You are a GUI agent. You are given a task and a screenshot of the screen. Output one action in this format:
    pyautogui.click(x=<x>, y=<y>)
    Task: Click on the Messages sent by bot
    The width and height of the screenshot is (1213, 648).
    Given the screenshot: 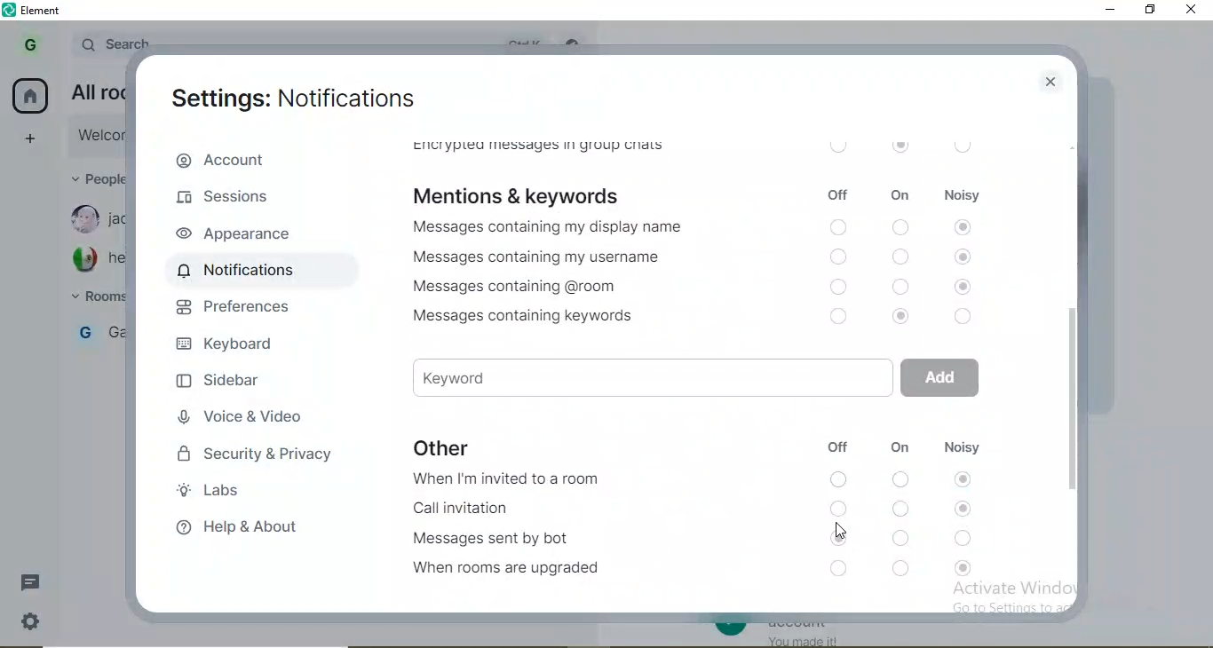 What is the action you would take?
    pyautogui.click(x=490, y=538)
    